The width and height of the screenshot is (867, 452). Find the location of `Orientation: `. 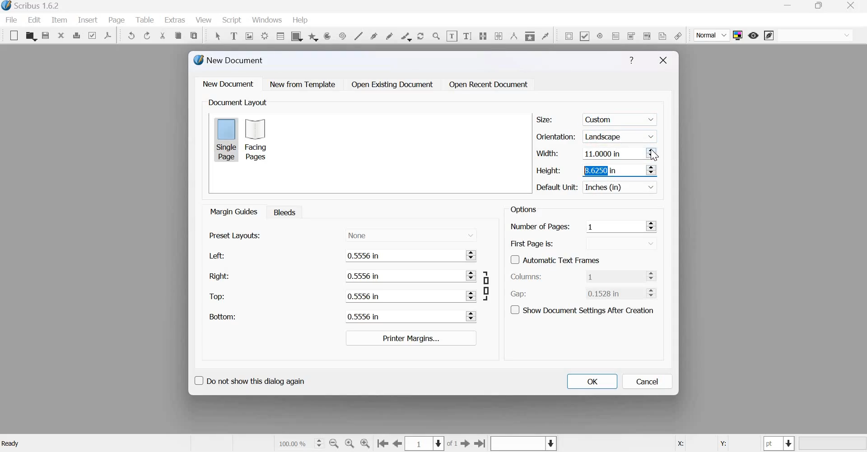

Orientation:  is located at coordinates (556, 136).